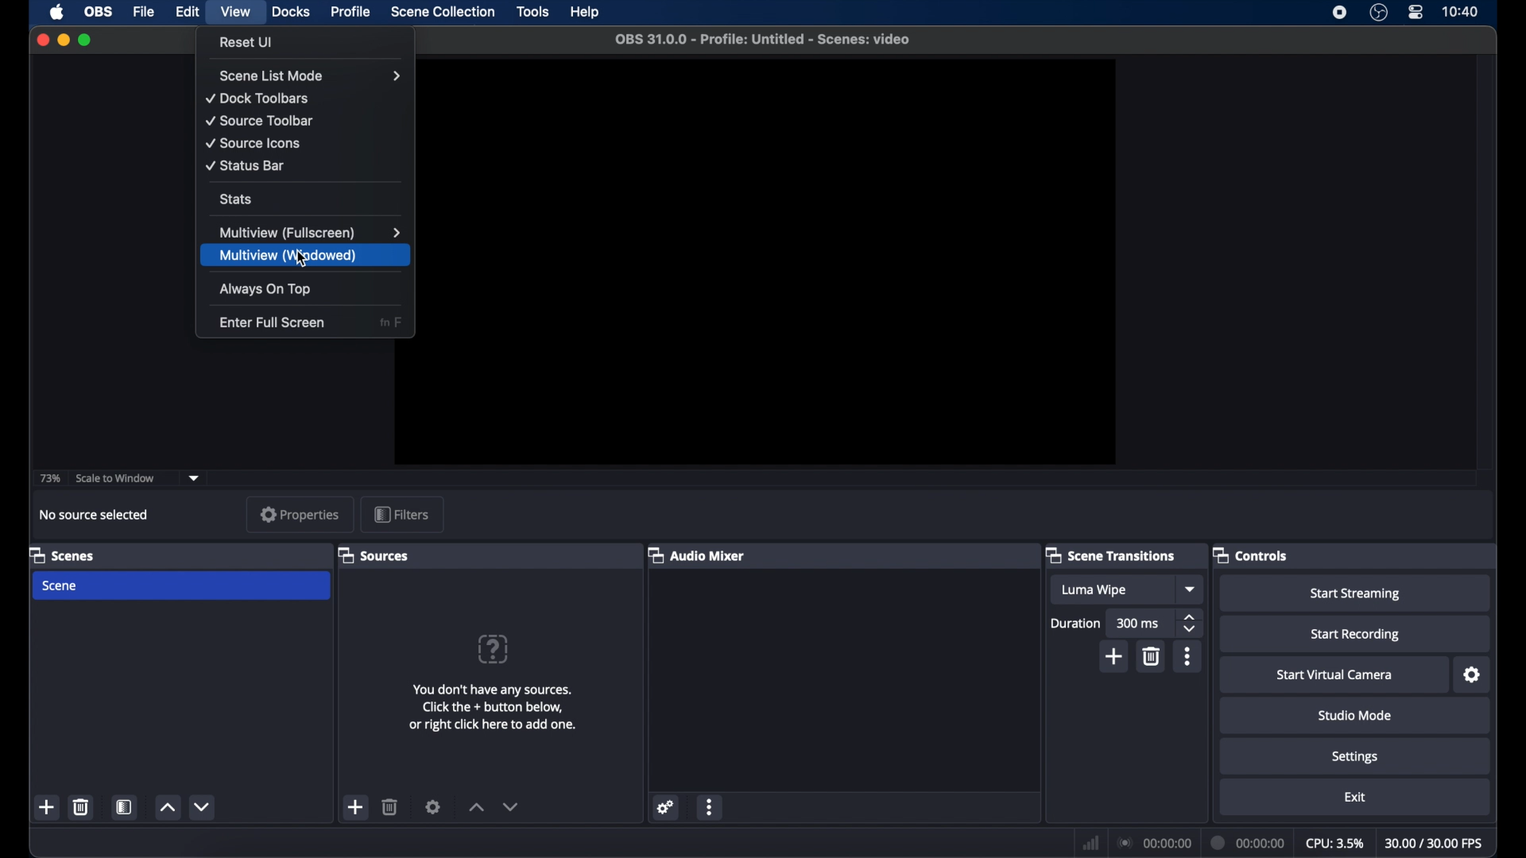 The width and height of the screenshot is (1526, 858). Describe the element at coordinates (1461, 12) in the screenshot. I see `10:40` at that location.